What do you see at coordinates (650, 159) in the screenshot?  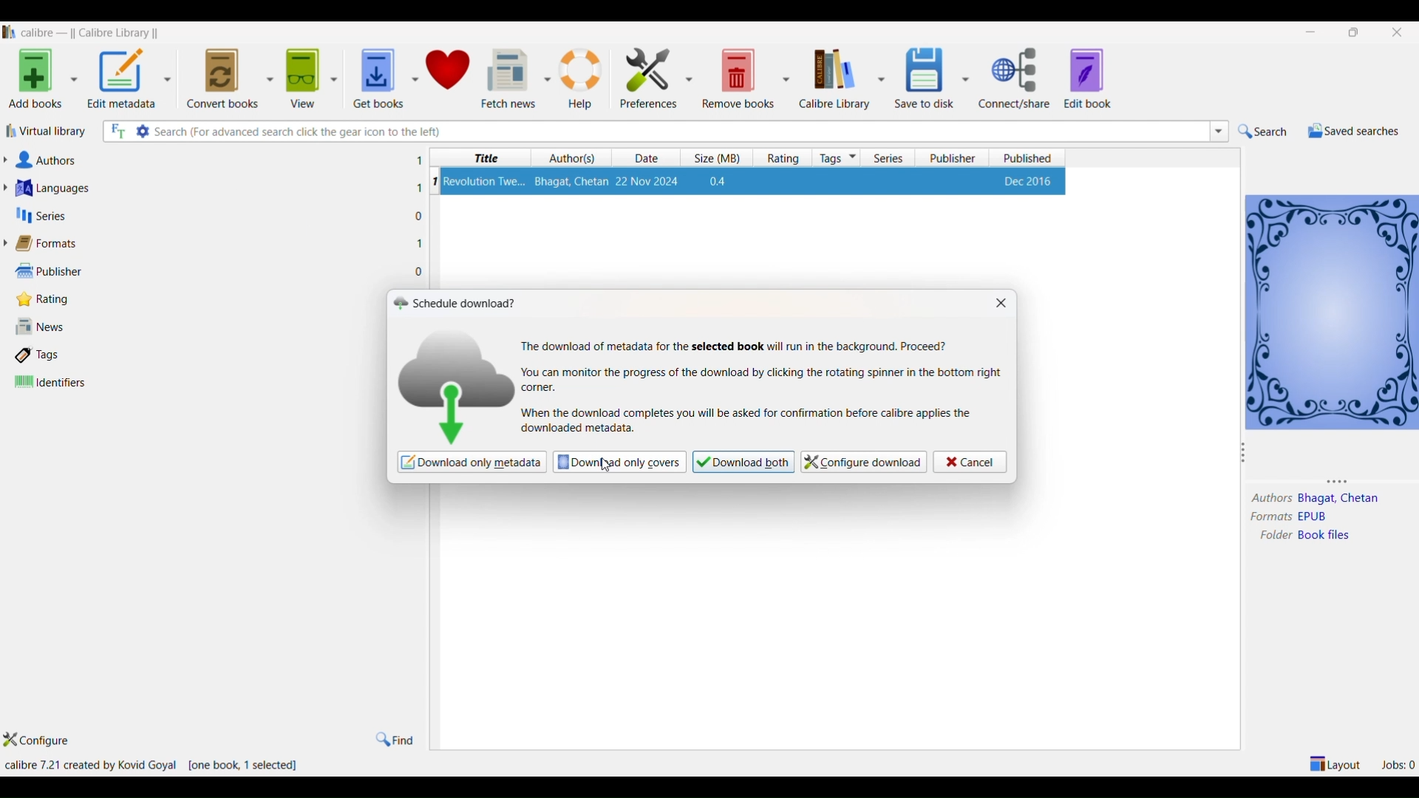 I see `date` at bounding box center [650, 159].